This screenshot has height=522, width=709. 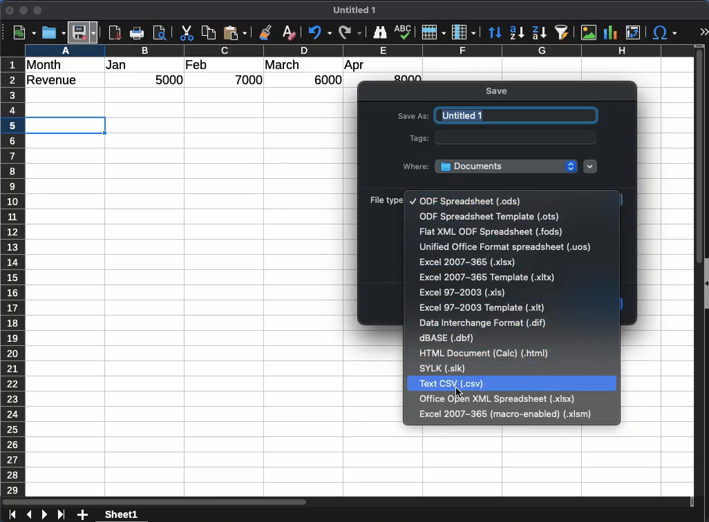 What do you see at coordinates (124, 66) in the screenshot?
I see `jan` at bounding box center [124, 66].